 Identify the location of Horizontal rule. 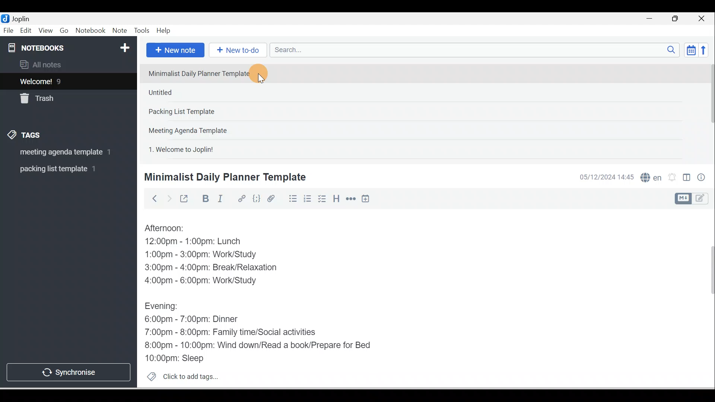
(352, 199).